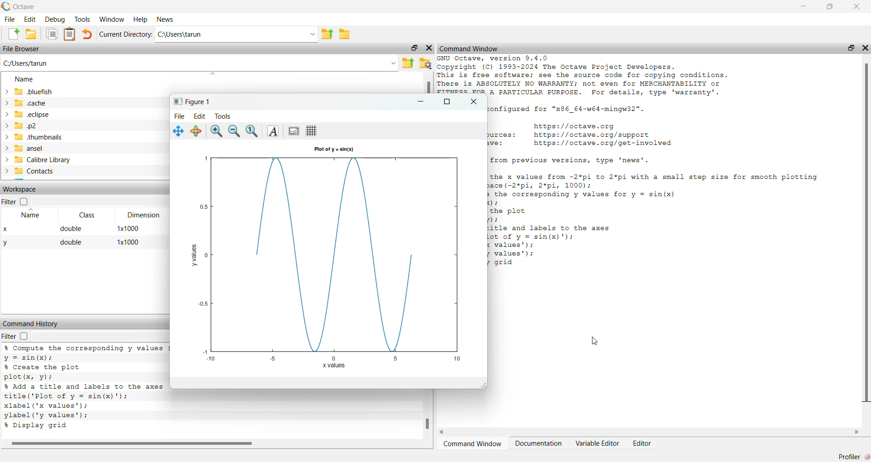  What do you see at coordinates (113, 19) in the screenshot?
I see `Window` at bounding box center [113, 19].